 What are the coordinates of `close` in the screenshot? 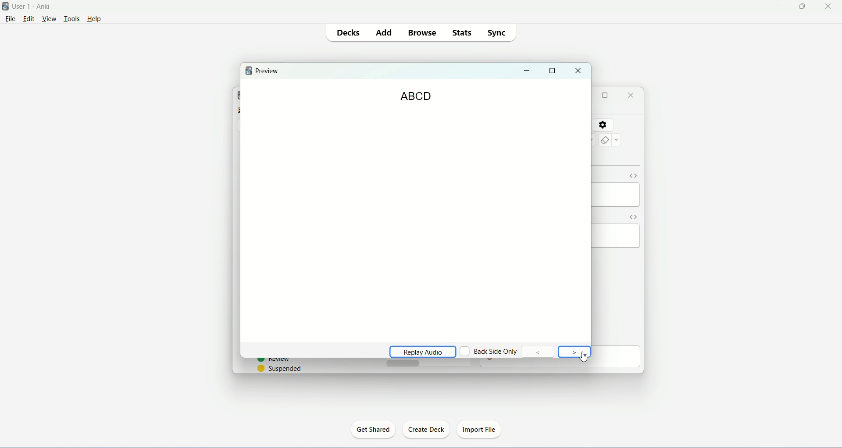 It's located at (829, 6).